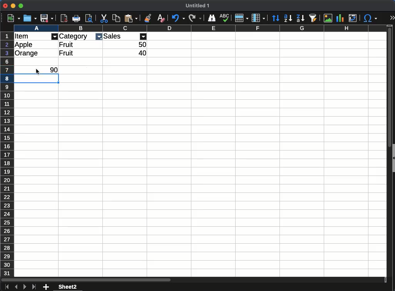 This screenshot has height=291, width=395. What do you see at coordinates (69, 287) in the screenshot?
I see `sheet2` at bounding box center [69, 287].